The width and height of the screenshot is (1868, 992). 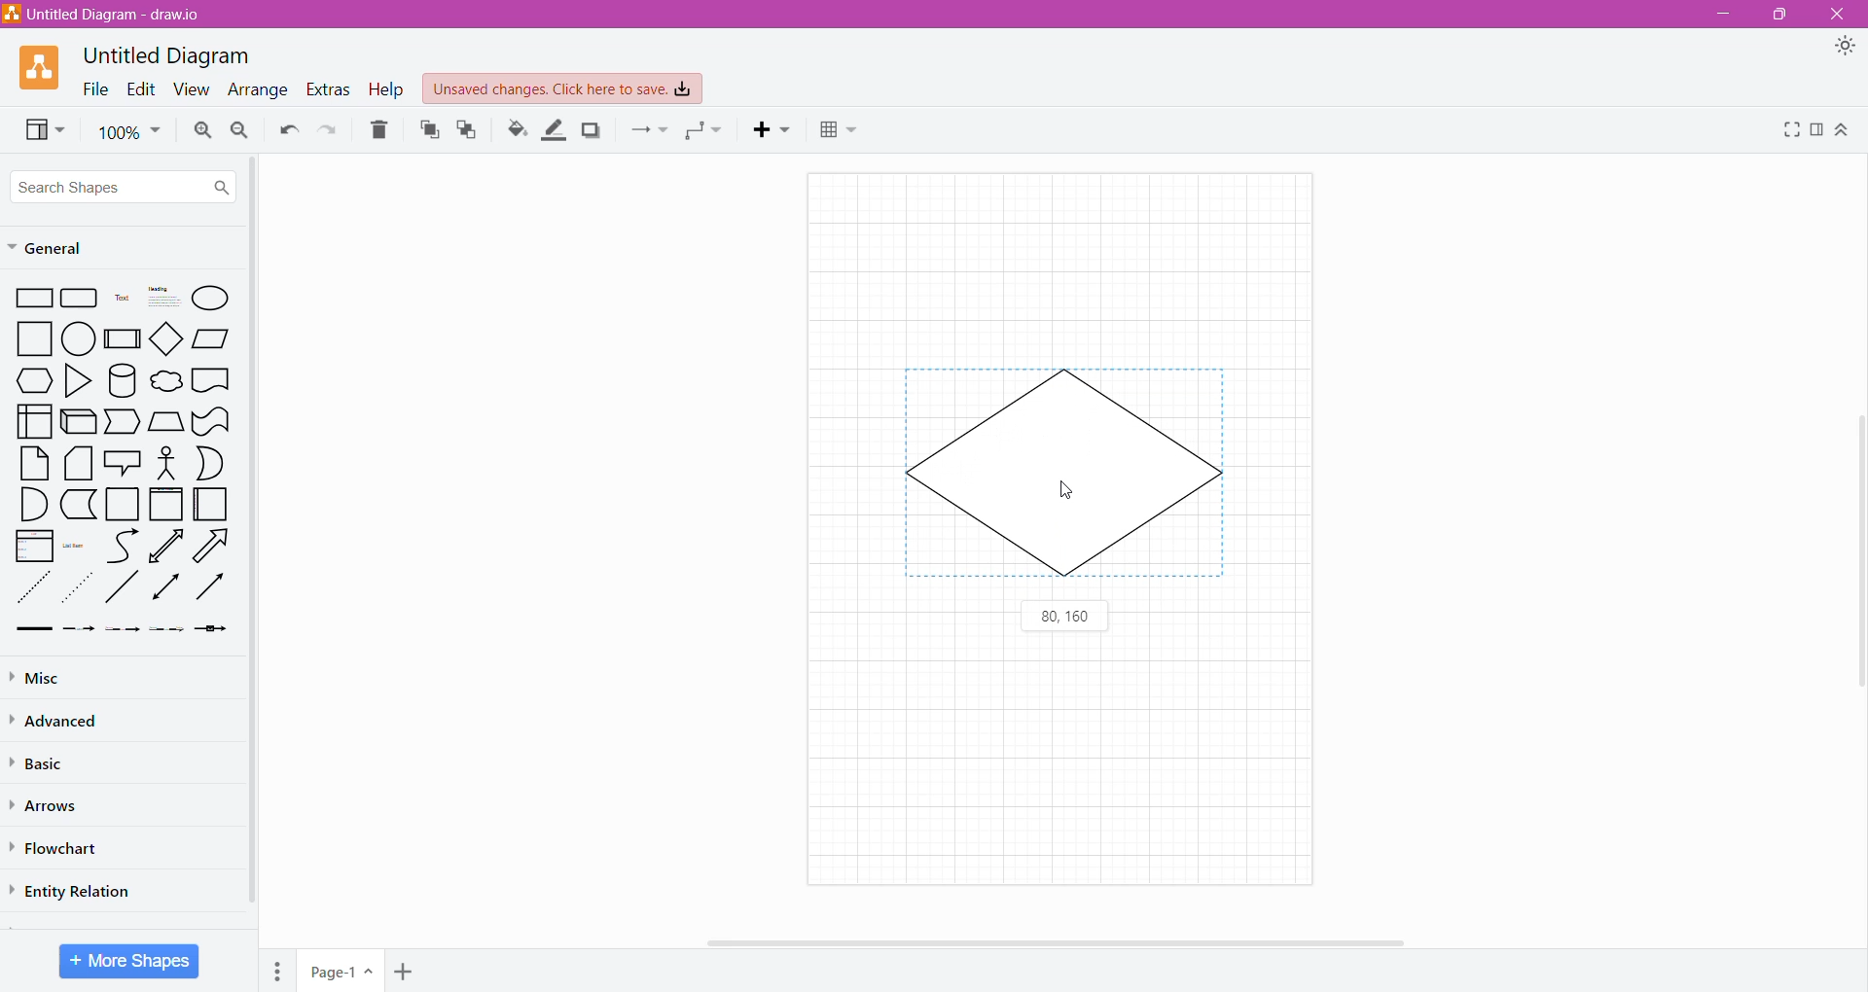 What do you see at coordinates (124, 337) in the screenshot?
I see `Process` at bounding box center [124, 337].